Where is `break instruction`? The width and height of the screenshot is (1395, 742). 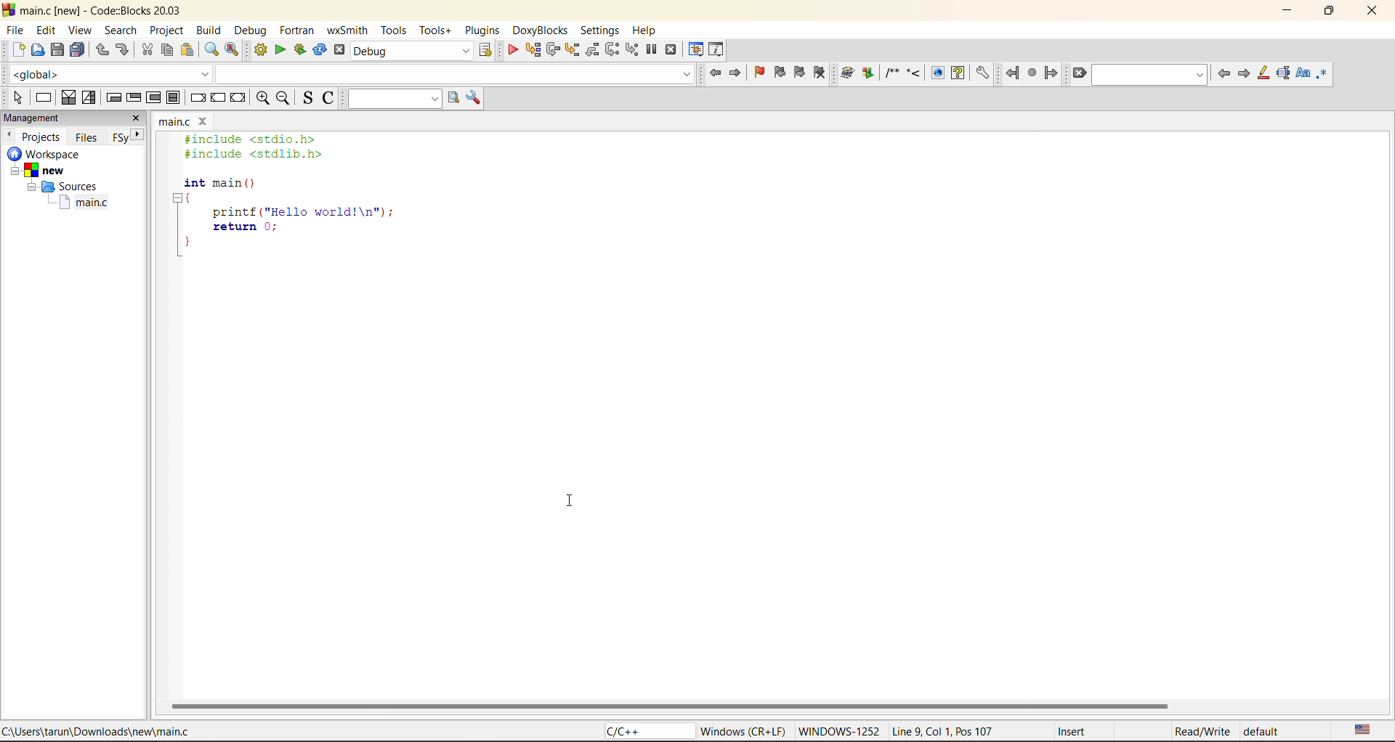
break instruction is located at coordinates (197, 99).